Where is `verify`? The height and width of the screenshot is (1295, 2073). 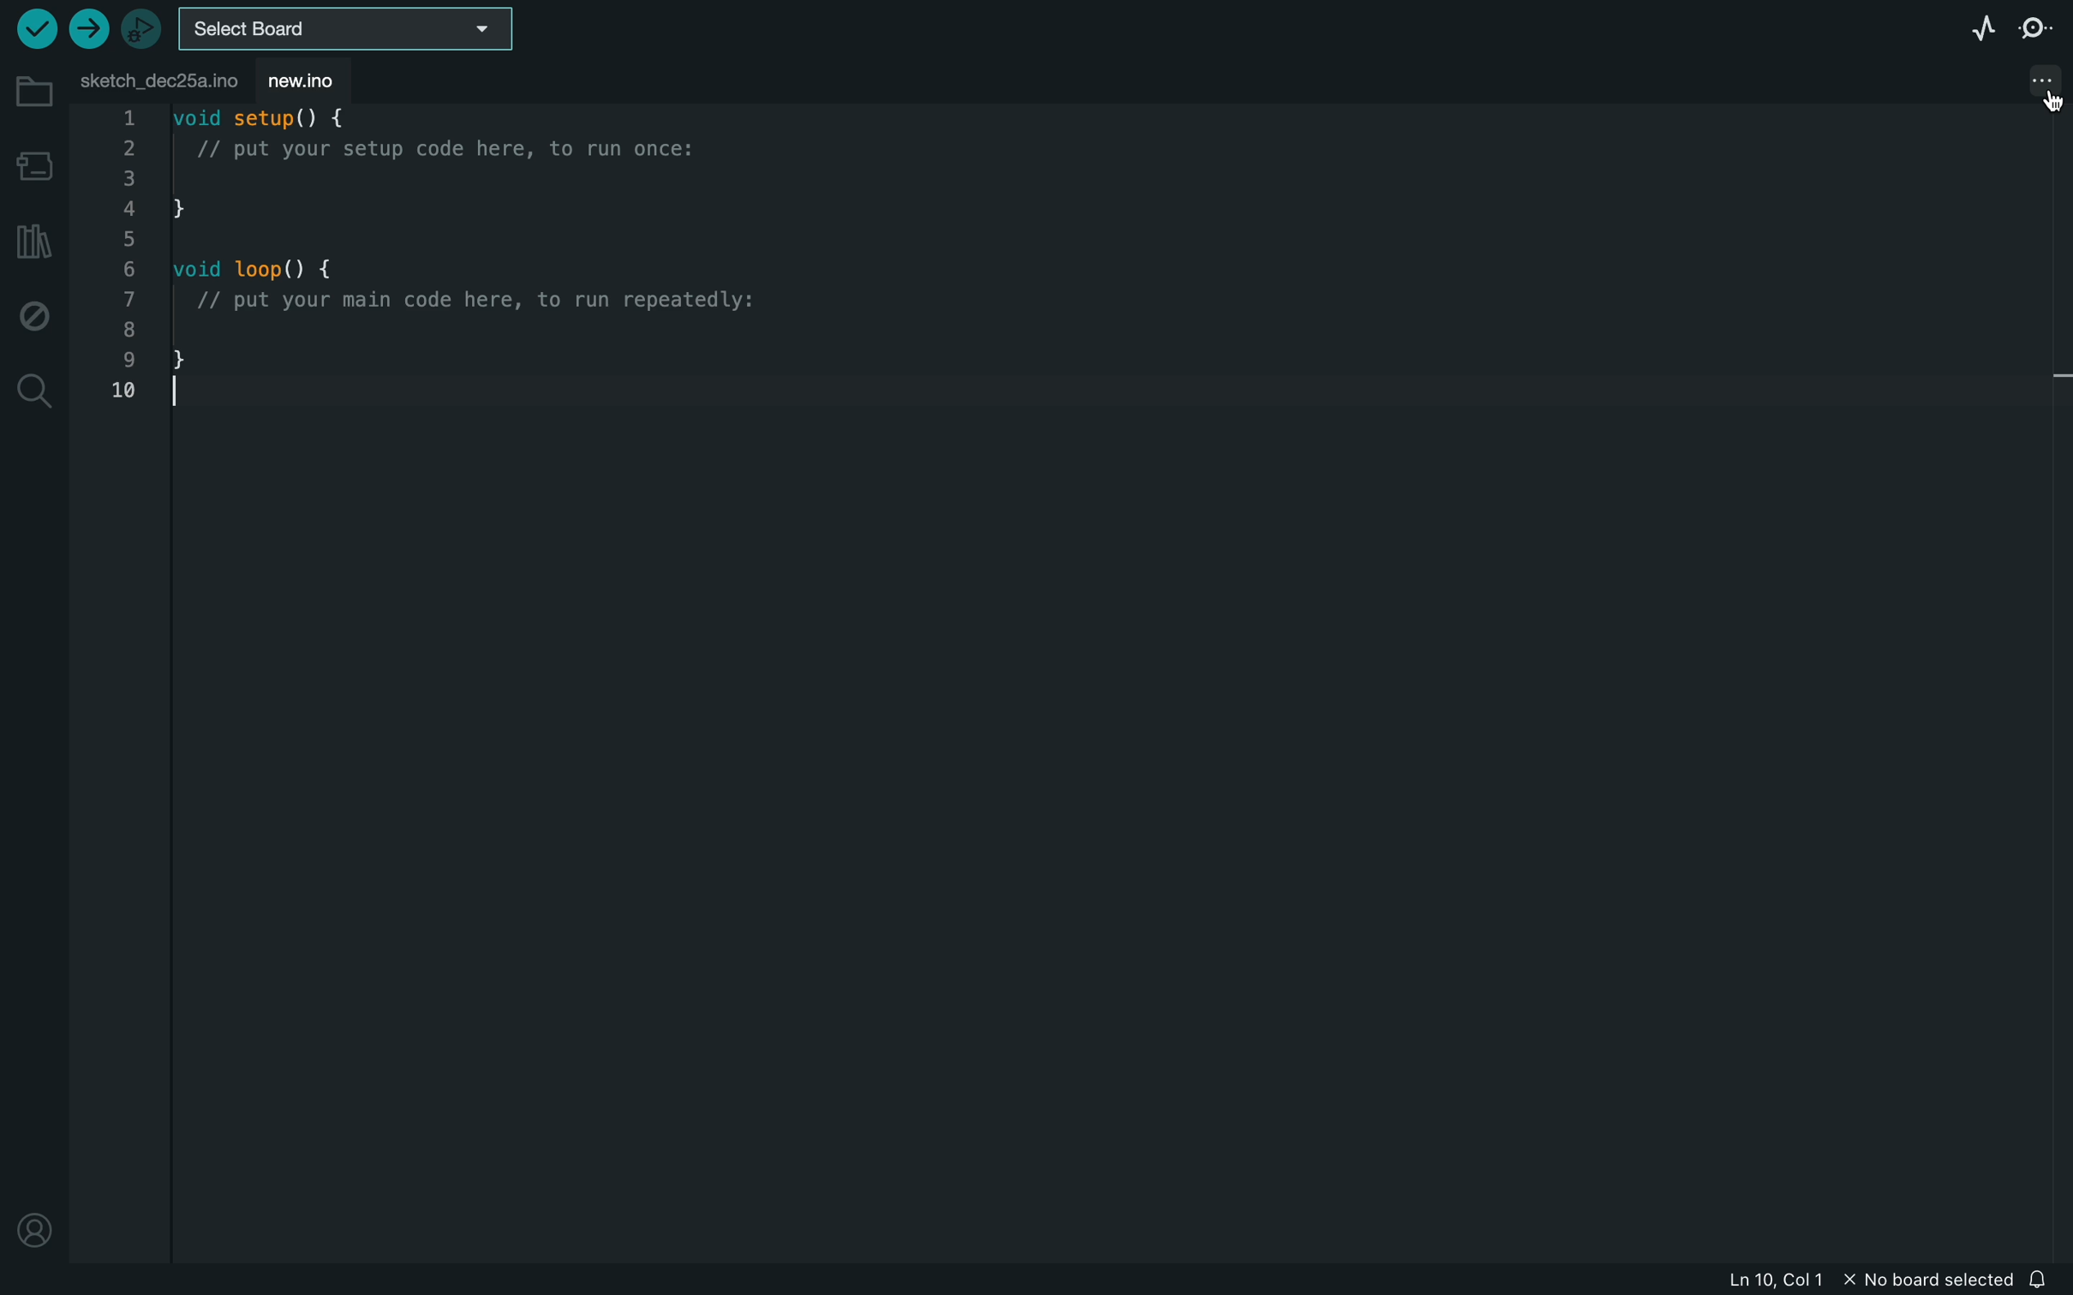 verify is located at coordinates (33, 30).